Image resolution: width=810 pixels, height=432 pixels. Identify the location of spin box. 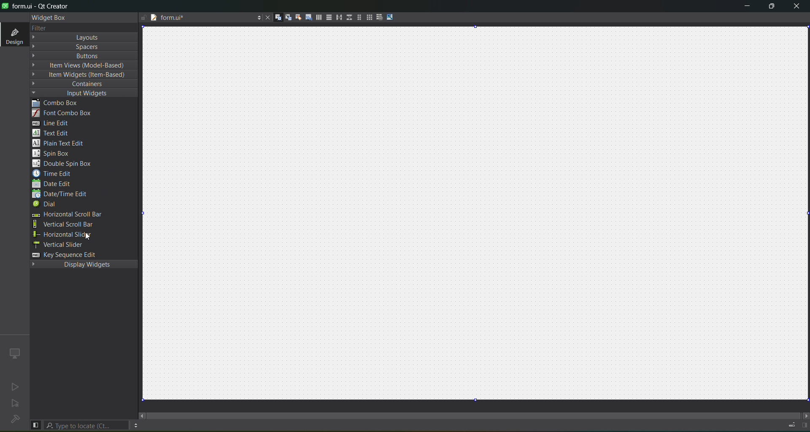
(53, 154).